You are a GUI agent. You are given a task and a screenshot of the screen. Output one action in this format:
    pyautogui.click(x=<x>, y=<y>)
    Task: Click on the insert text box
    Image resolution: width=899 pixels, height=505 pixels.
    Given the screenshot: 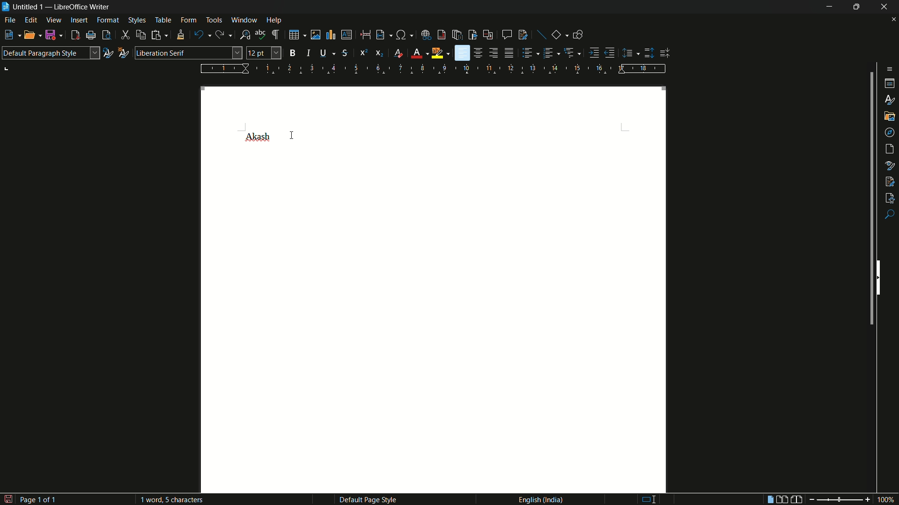 What is the action you would take?
    pyautogui.click(x=346, y=35)
    